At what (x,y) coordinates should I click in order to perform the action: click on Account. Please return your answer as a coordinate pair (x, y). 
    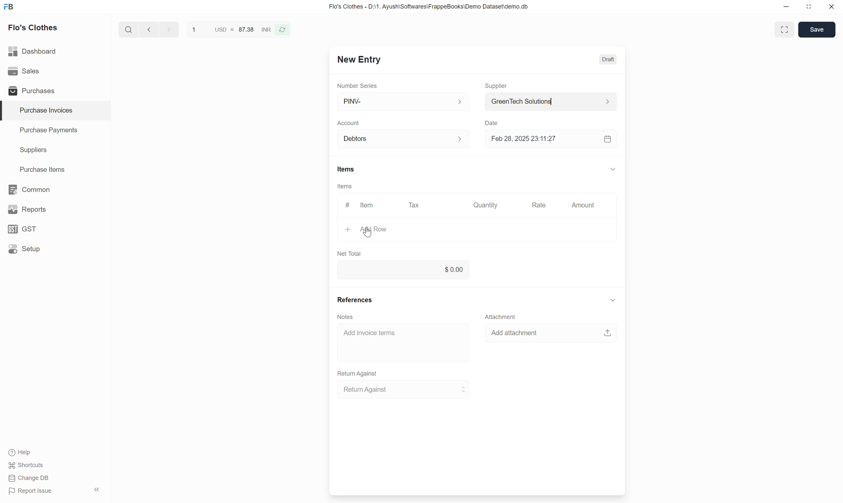
    Looking at the image, I should click on (349, 123).